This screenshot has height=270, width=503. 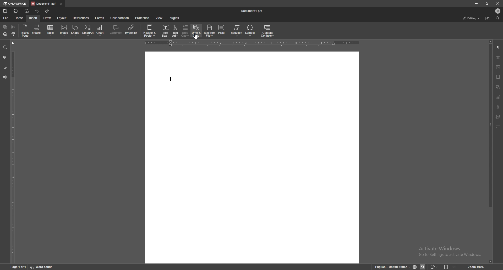 I want to click on select, so click(x=13, y=34).